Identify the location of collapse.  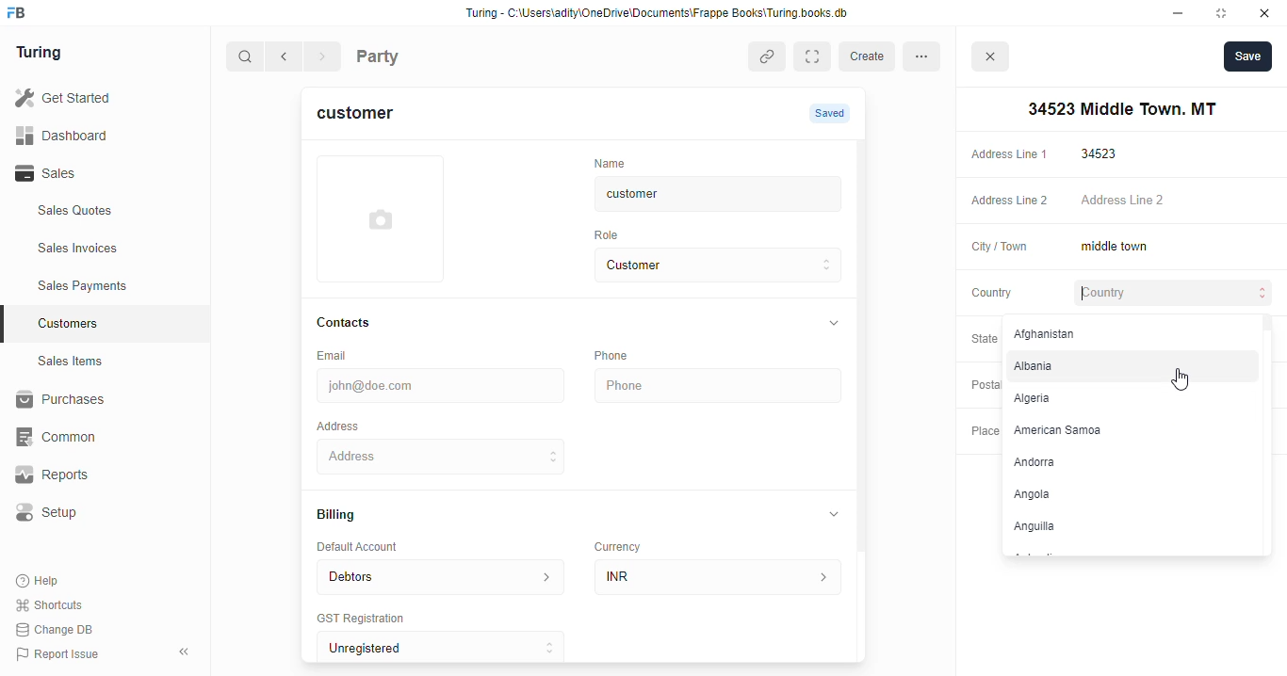
(835, 513).